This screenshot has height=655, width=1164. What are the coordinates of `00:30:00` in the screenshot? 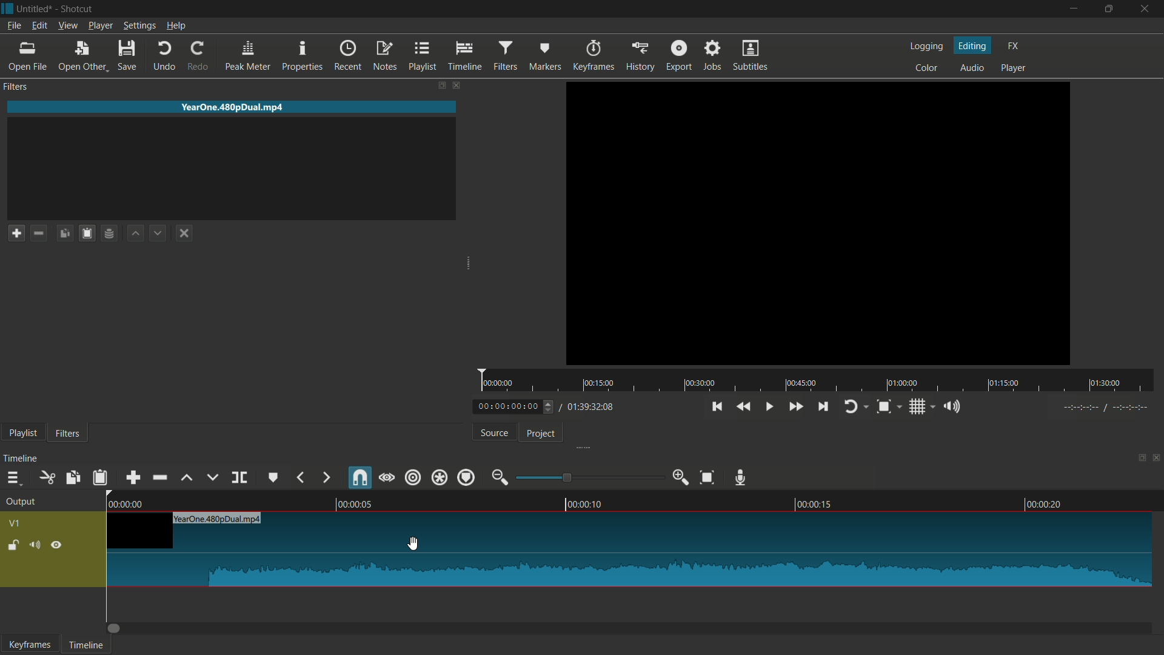 It's located at (700, 383).